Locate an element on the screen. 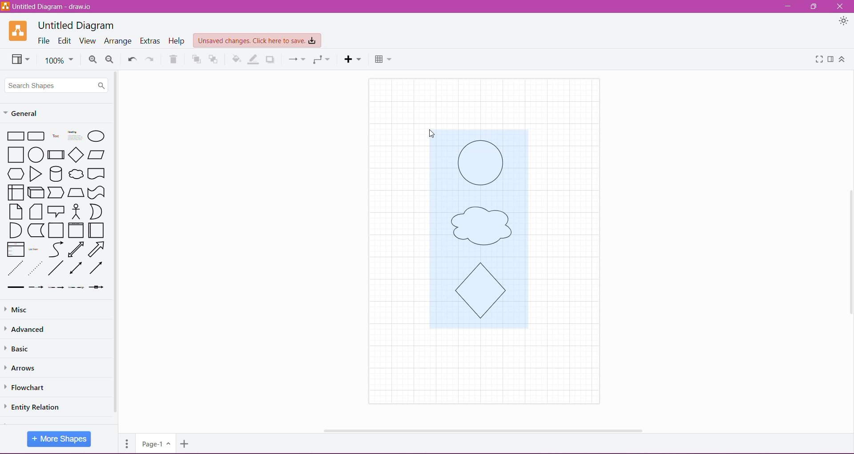 The width and height of the screenshot is (854, 454). Extras is located at coordinates (151, 41).